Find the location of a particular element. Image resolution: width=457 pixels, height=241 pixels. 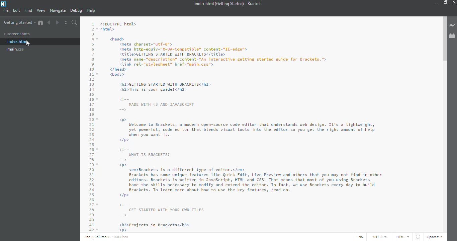

find is located at coordinates (28, 10).